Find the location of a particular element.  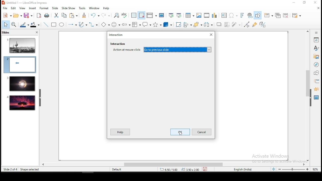

styles is located at coordinates (316, 48).